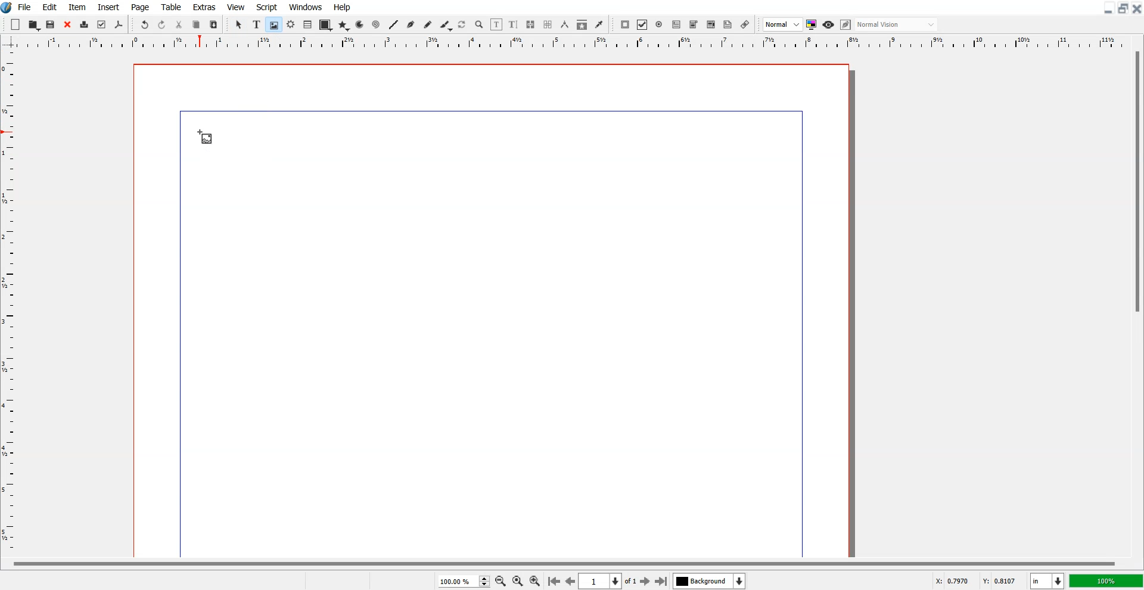 This screenshot has height=590, width=1144. Describe the element at coordinates (307, 25) in the screenshot. I see `Table` at that location.